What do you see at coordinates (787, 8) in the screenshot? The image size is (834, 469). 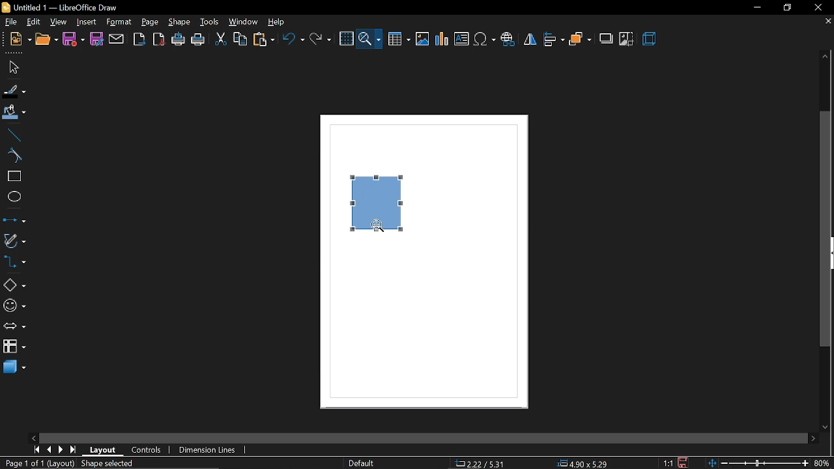 I see `restore down` at bounding box center [787, 8].